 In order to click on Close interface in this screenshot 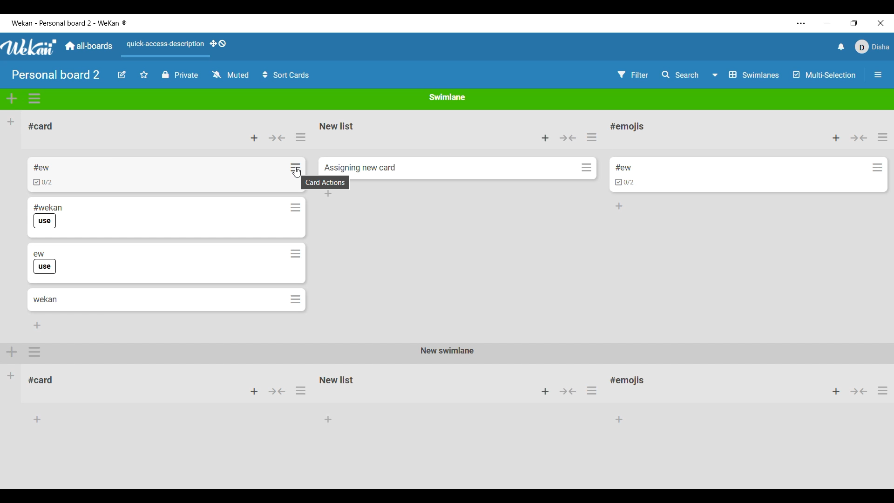, I will do `click(881, 23)`.